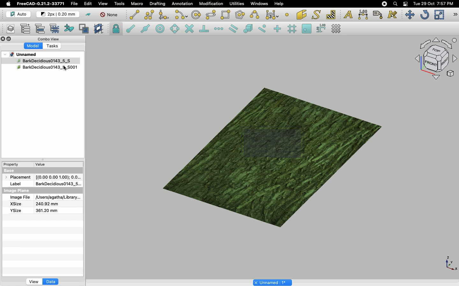 The height and width of the screenshot is (286, 459). I want to click on Bezier tools, so click(273, 15).